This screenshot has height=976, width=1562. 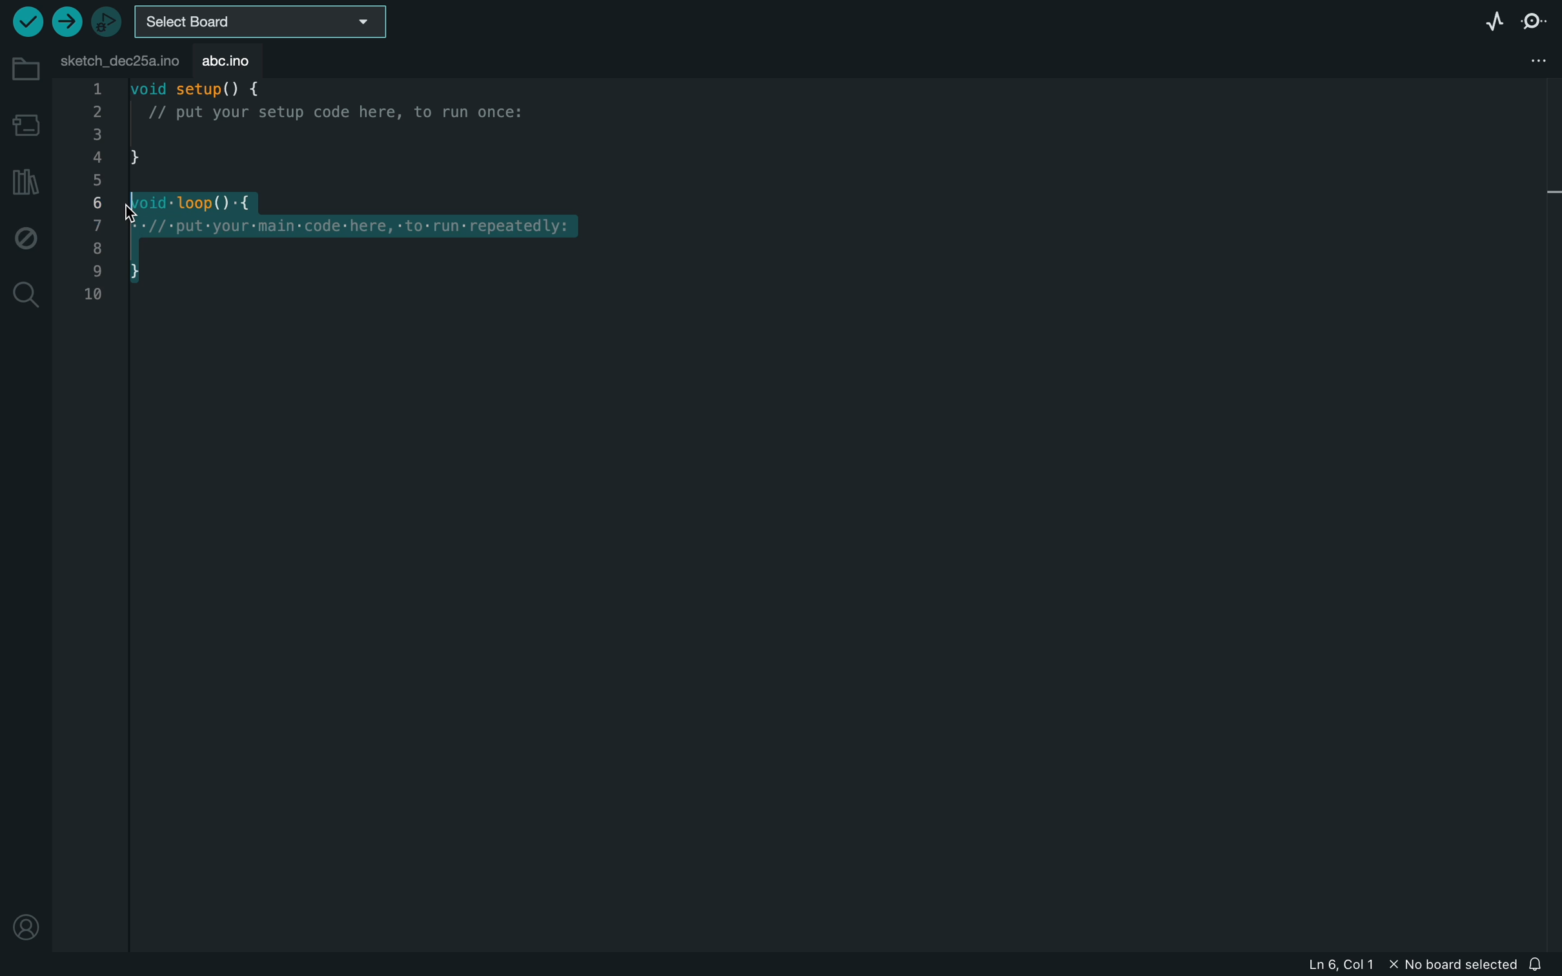 What do you see at coordinates (263, 21) in the screenshot?
I see `board selecter` at bounding box center [263, 21].